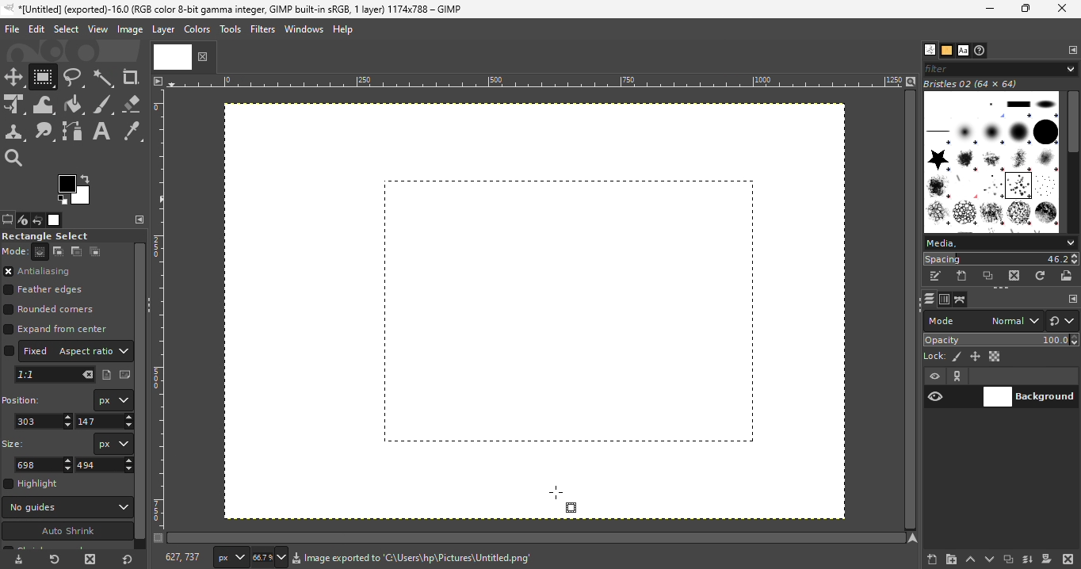 This screenshot has height=569, width=1081. I want to click on Layers, so click(928, 299).